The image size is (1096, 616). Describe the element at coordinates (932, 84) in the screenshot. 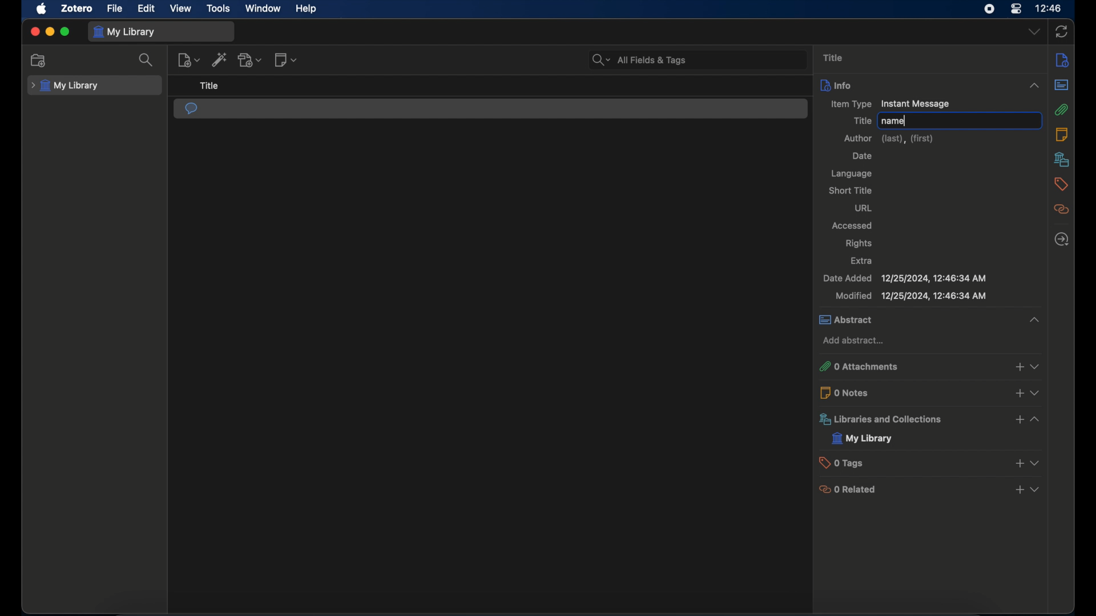

I see `info` at that location.